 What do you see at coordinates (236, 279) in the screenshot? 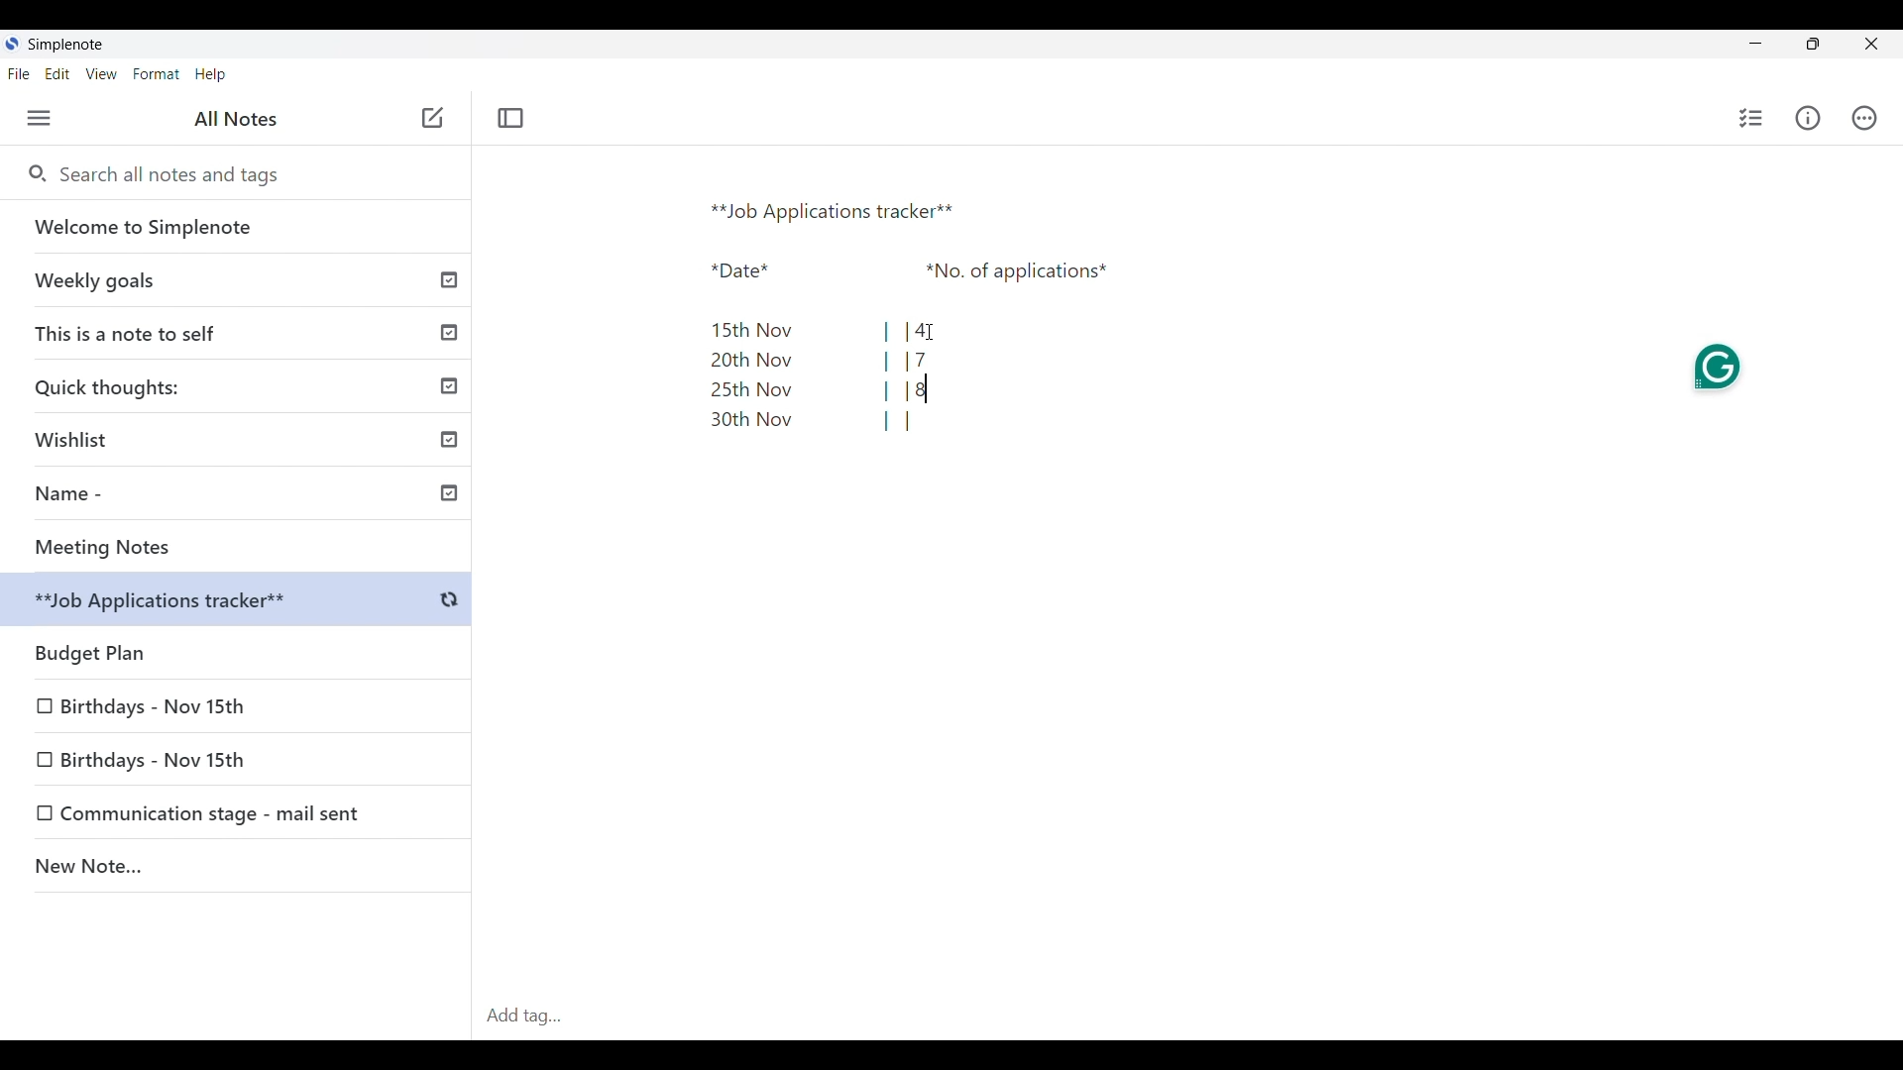
I see `Weekly goals` at bounding box center [236, 279].